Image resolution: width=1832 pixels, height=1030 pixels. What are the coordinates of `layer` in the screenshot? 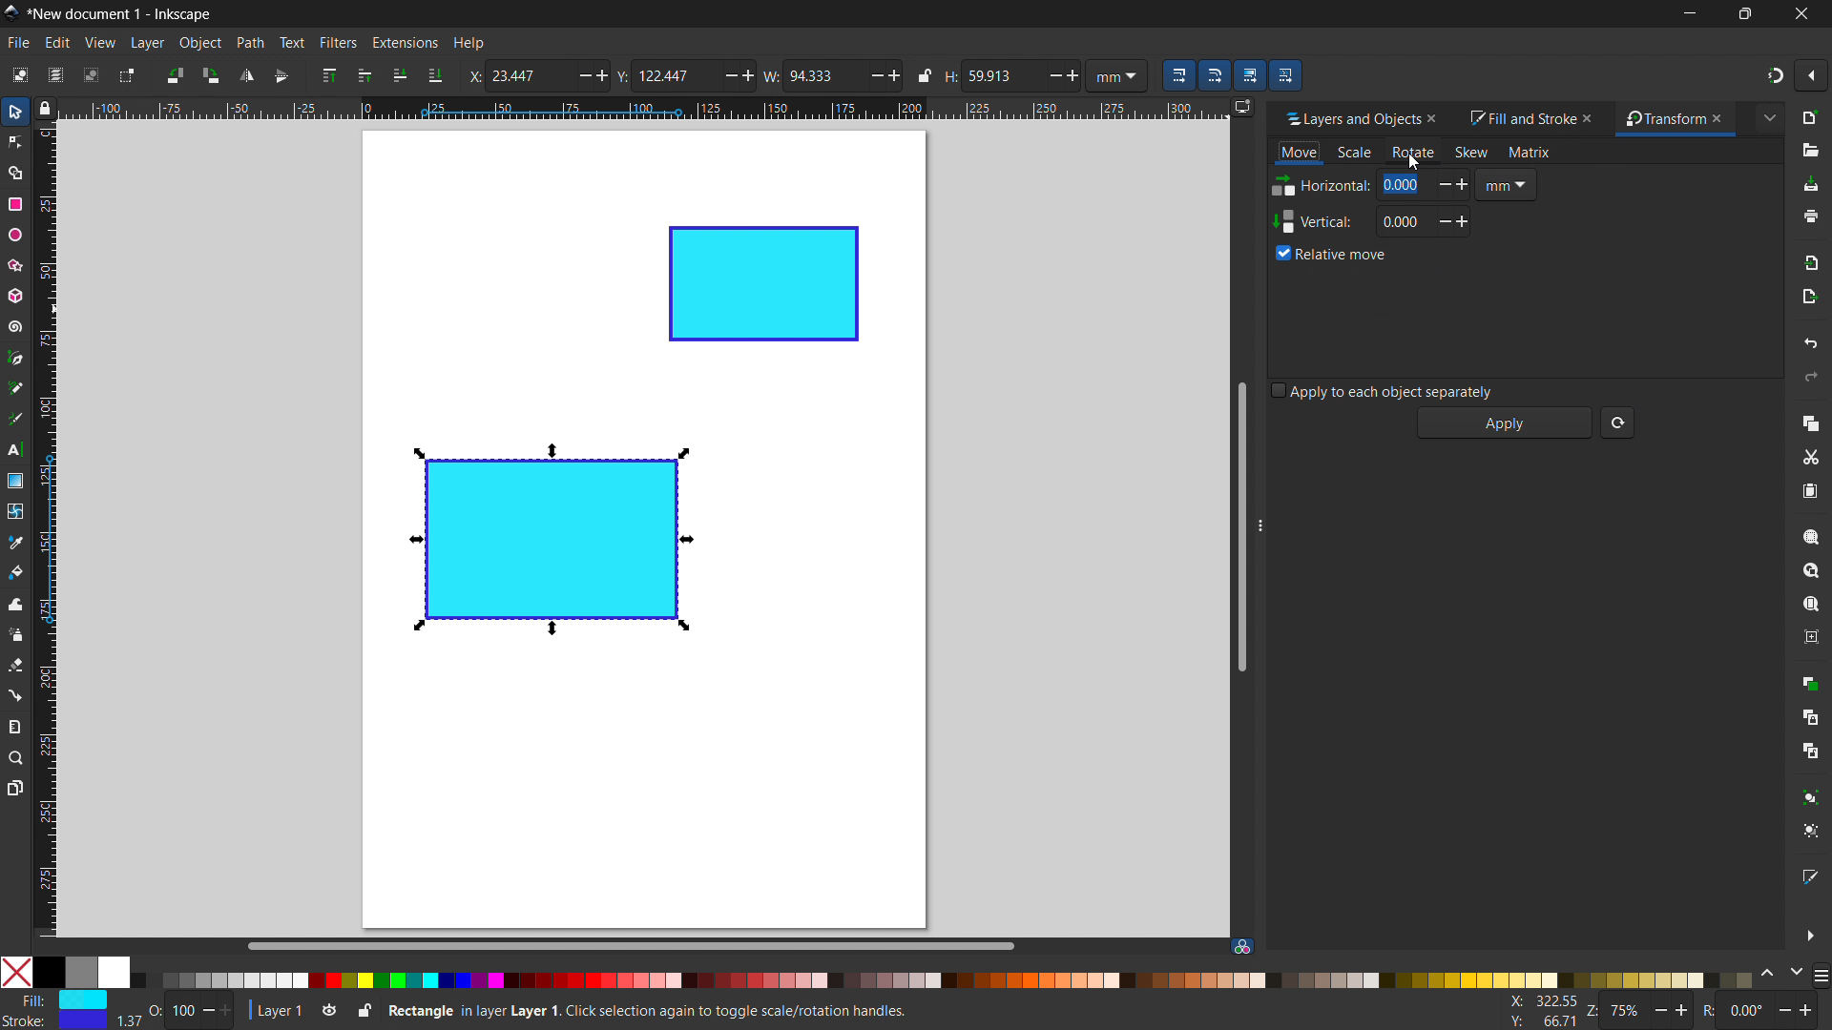 It's located at (147, 43).